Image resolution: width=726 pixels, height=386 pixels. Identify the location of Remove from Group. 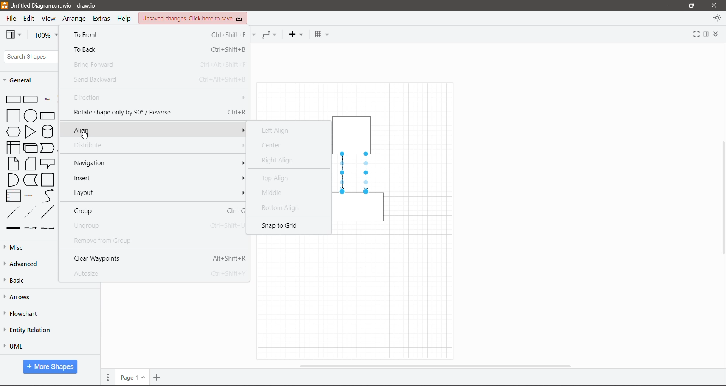
(126, 240).